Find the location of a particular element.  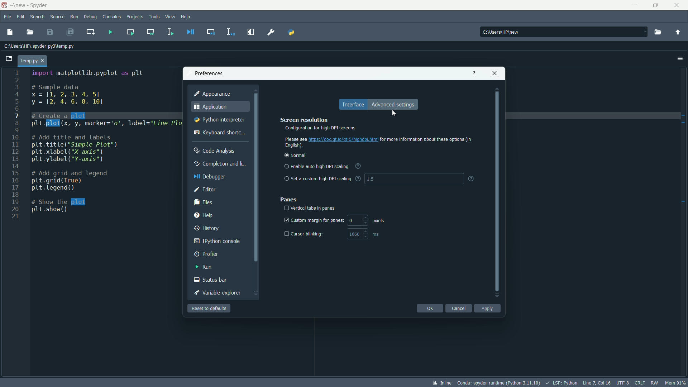

advance settings is located at coordinates (393, 105).